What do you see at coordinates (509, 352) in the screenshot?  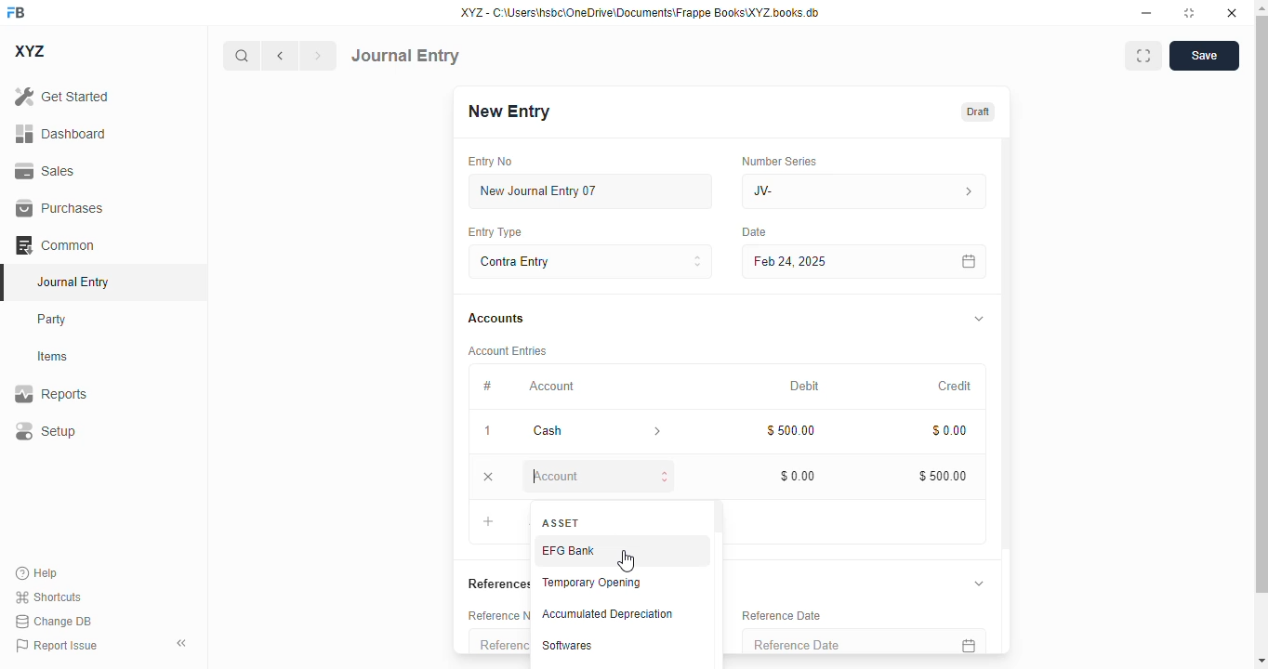 I see `account entries` at bounding box center [509, 352].